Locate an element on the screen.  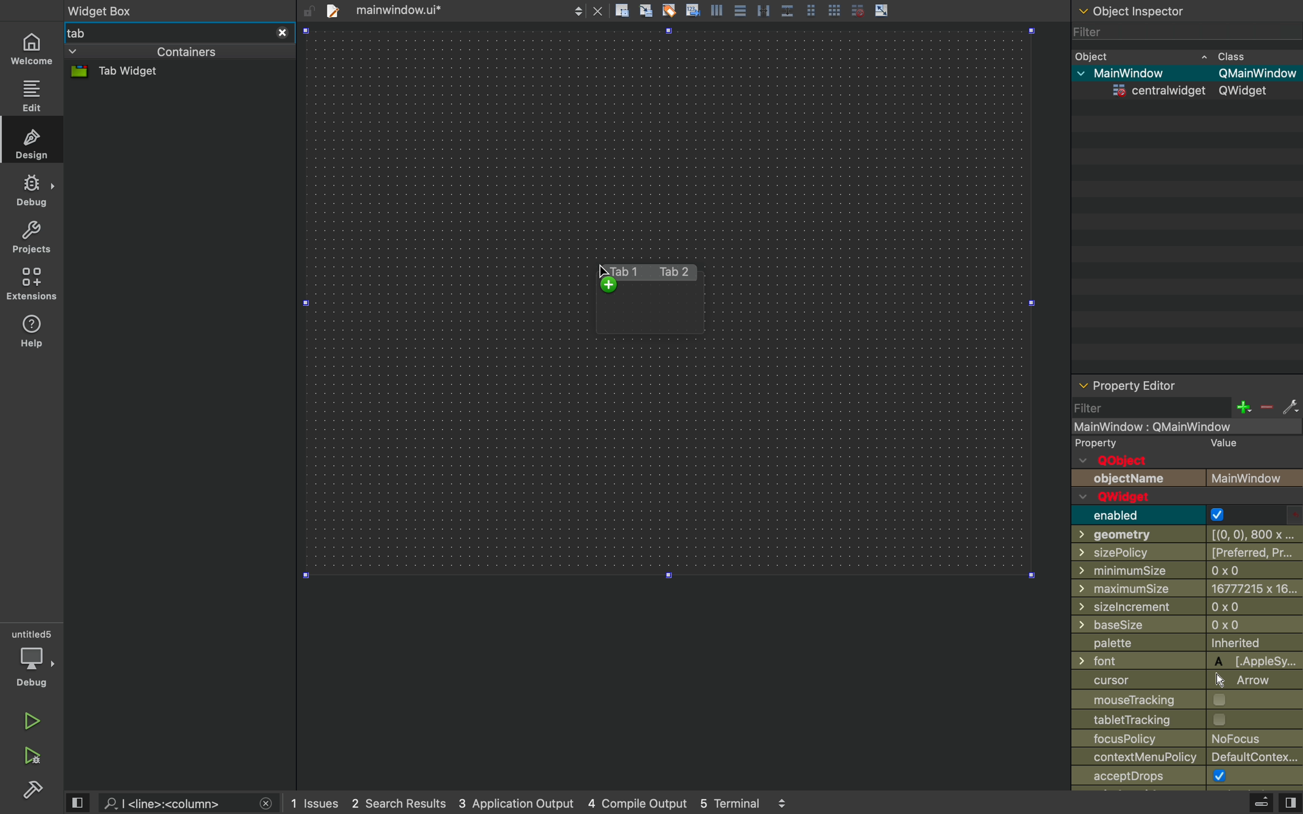
focuspolicy is located at coordinates (1189, 740).